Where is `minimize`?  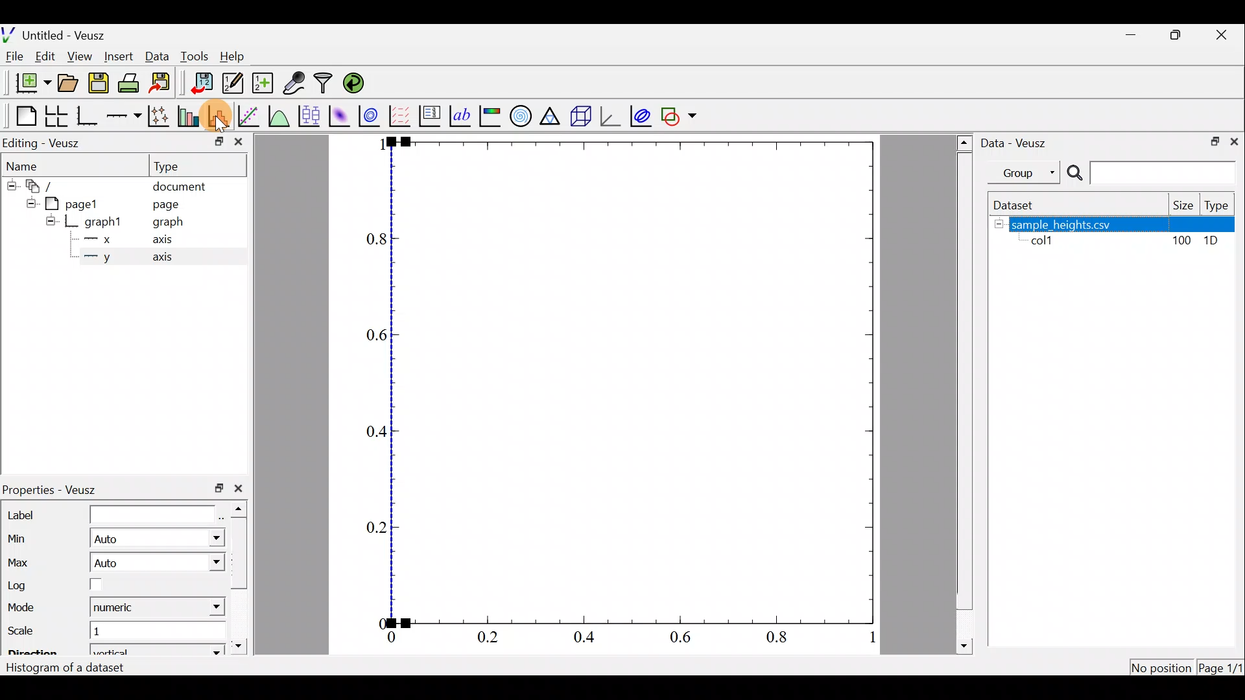 minimize is located at coordinates (1132, 38).